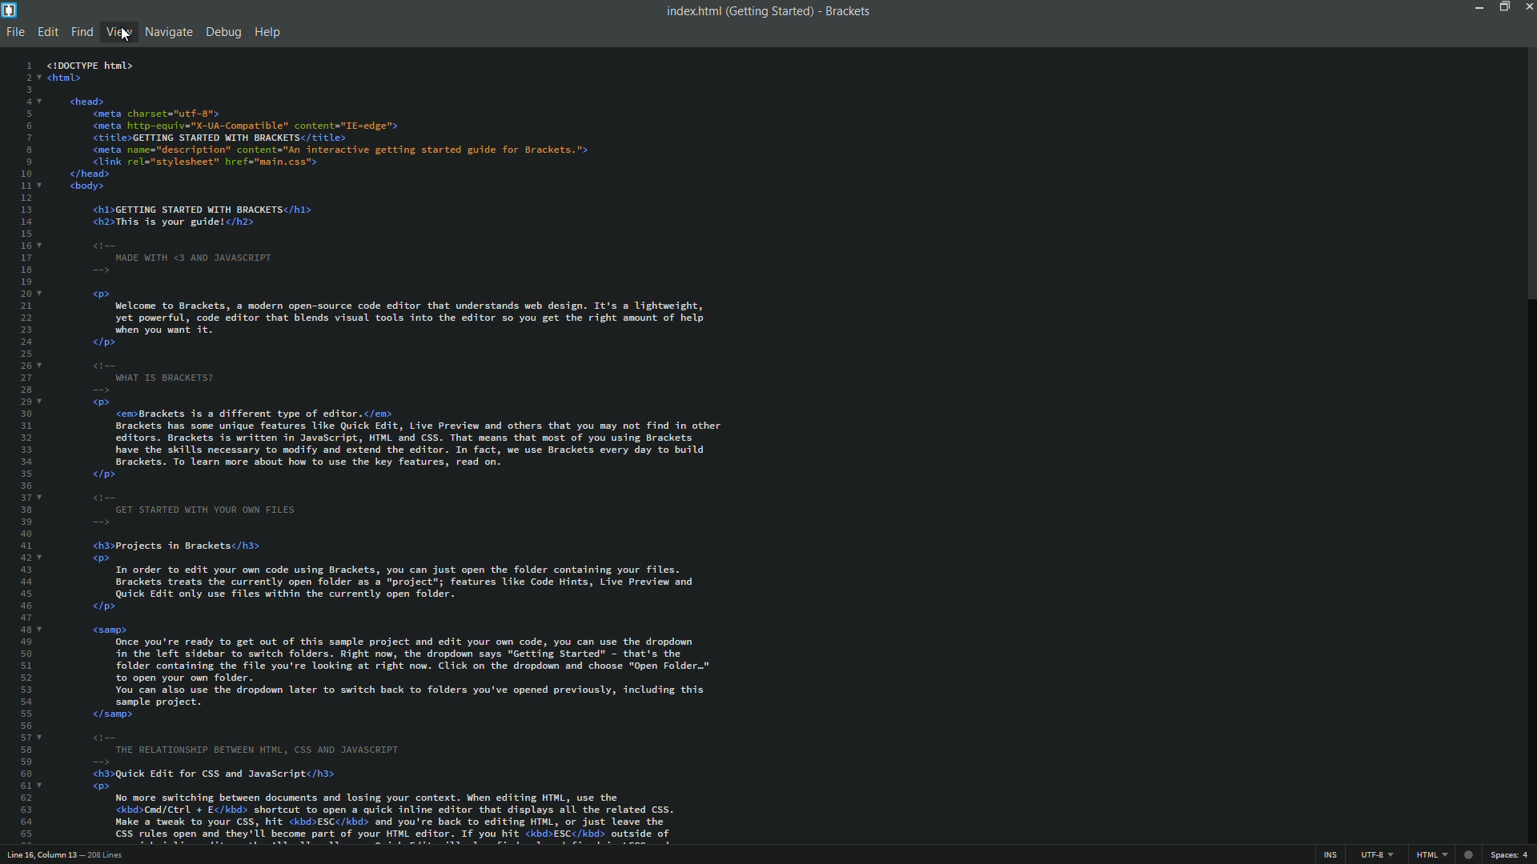  What do you see at coordinates (769, 12) in the screenshot?
I see `getting started` at bounding box center [769, 12].